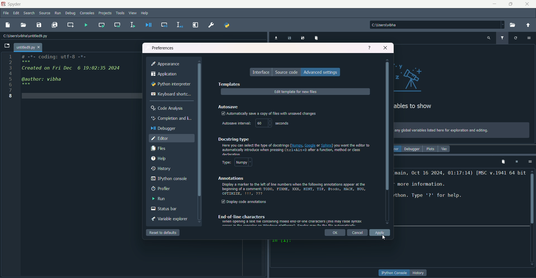 This screenshot has height=278, width=536. Describe the element at coordinates (412, 149) in the screenshot. I see `debugger` at that location.